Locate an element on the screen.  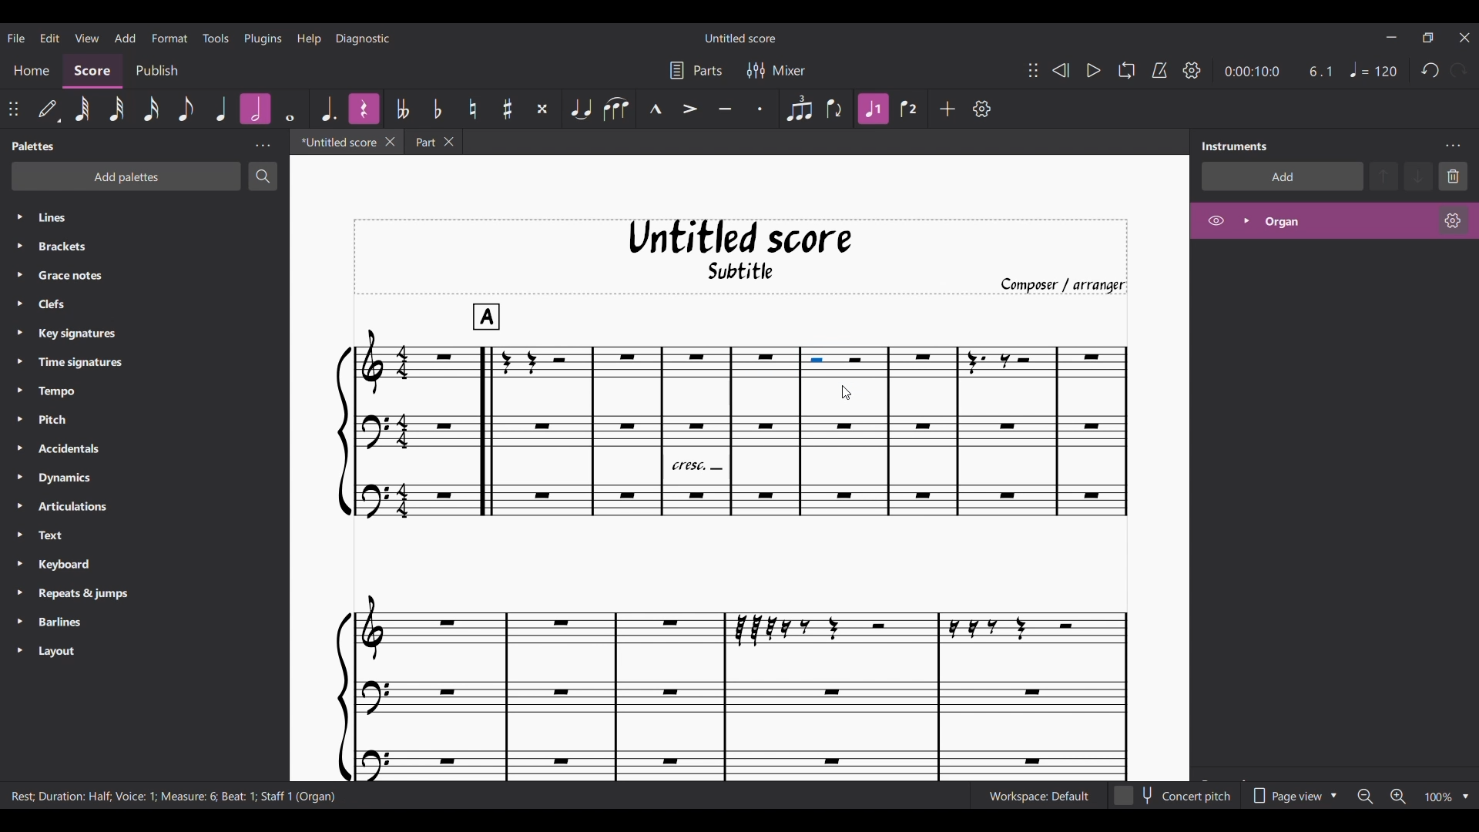
File menu is located at coordinates (15, 36).